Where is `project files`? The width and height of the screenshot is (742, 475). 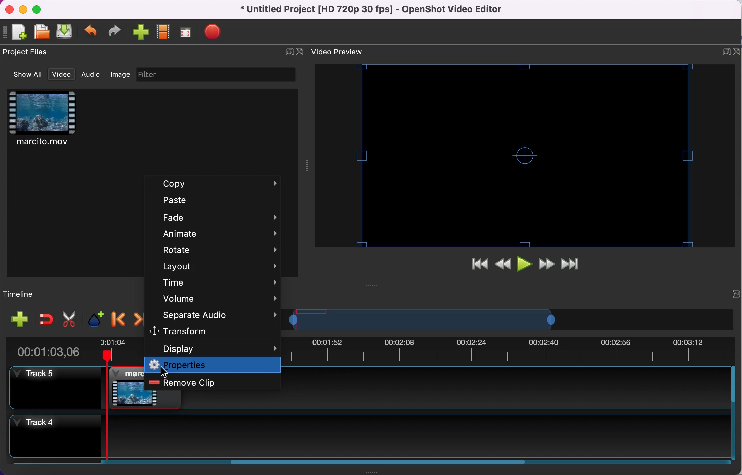 project files is located at coordinates (28, 53).